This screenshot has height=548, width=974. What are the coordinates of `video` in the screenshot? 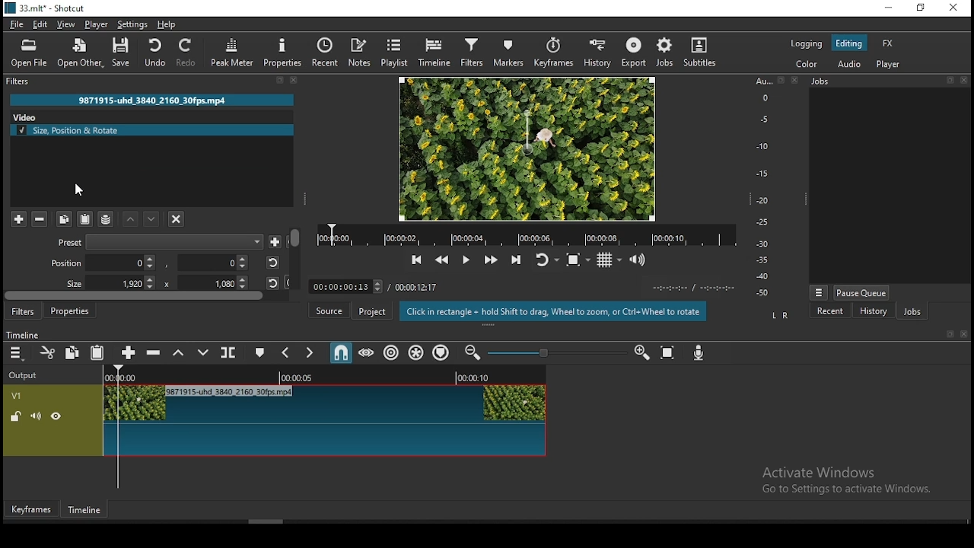 It's located at (27, 117).